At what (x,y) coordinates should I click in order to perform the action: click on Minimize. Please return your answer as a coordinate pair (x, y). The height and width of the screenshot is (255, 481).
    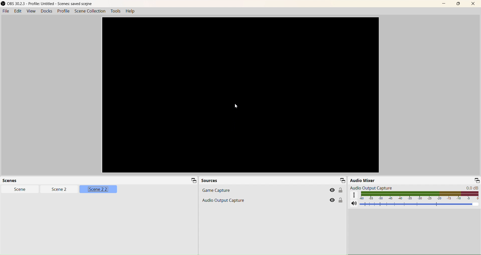
    Looking at the image, I should click on (342, 180).